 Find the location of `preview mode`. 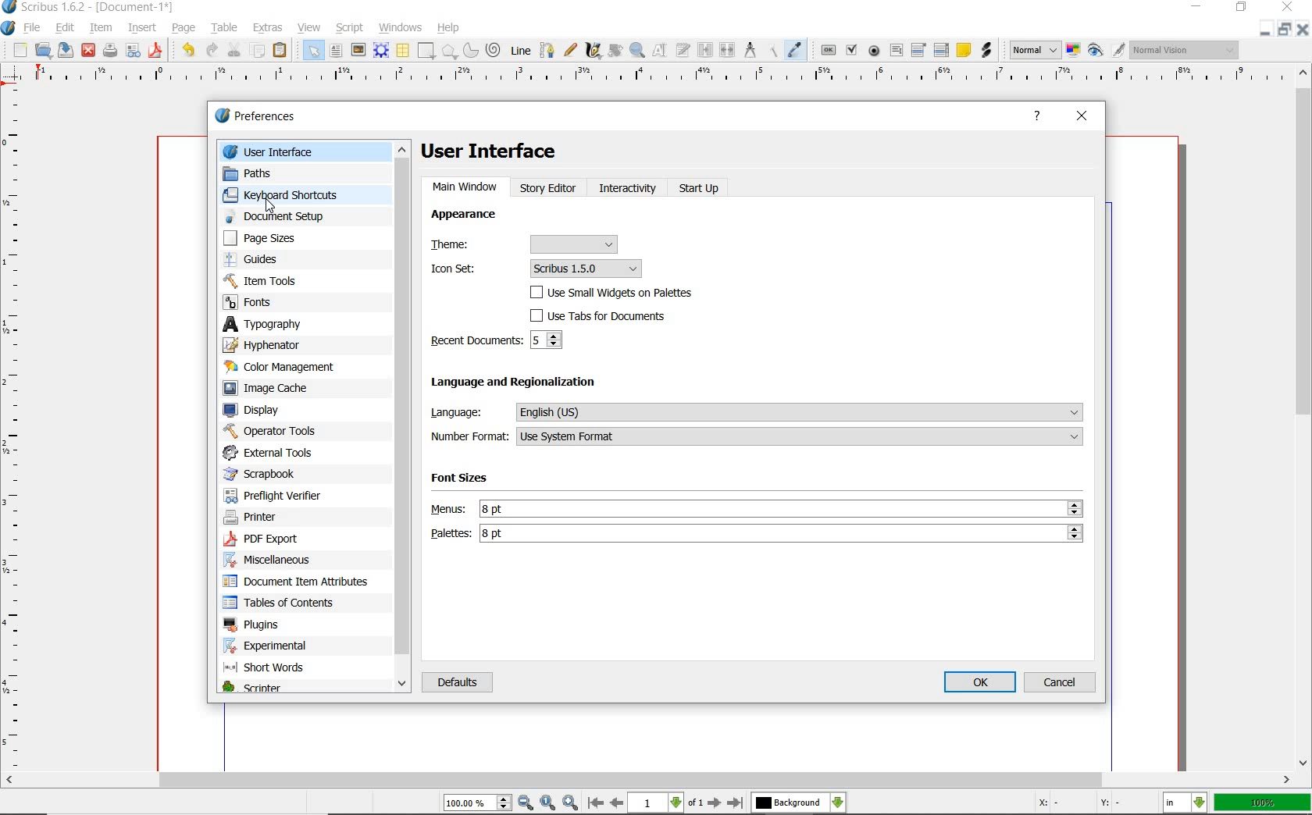

preview mode is located at coordinates (1105, 50).